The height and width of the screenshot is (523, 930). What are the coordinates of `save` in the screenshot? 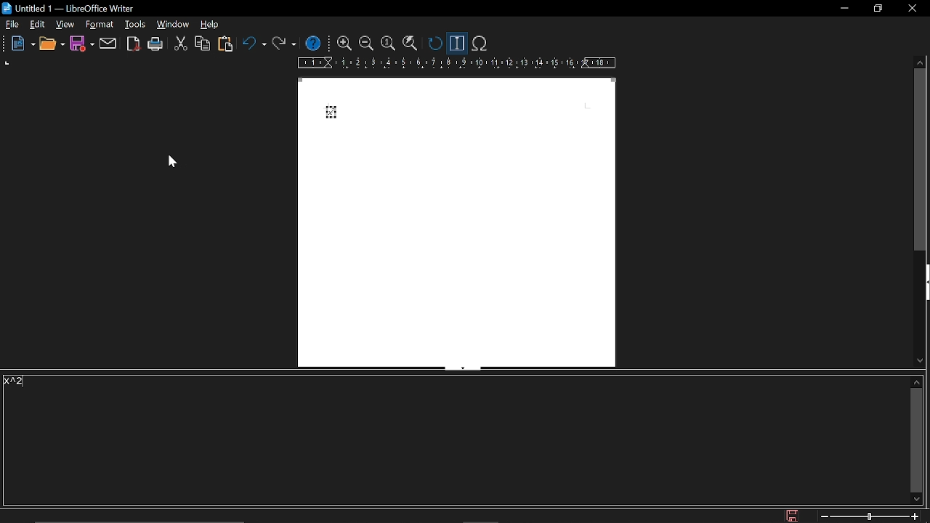 It's located at (81, 44).